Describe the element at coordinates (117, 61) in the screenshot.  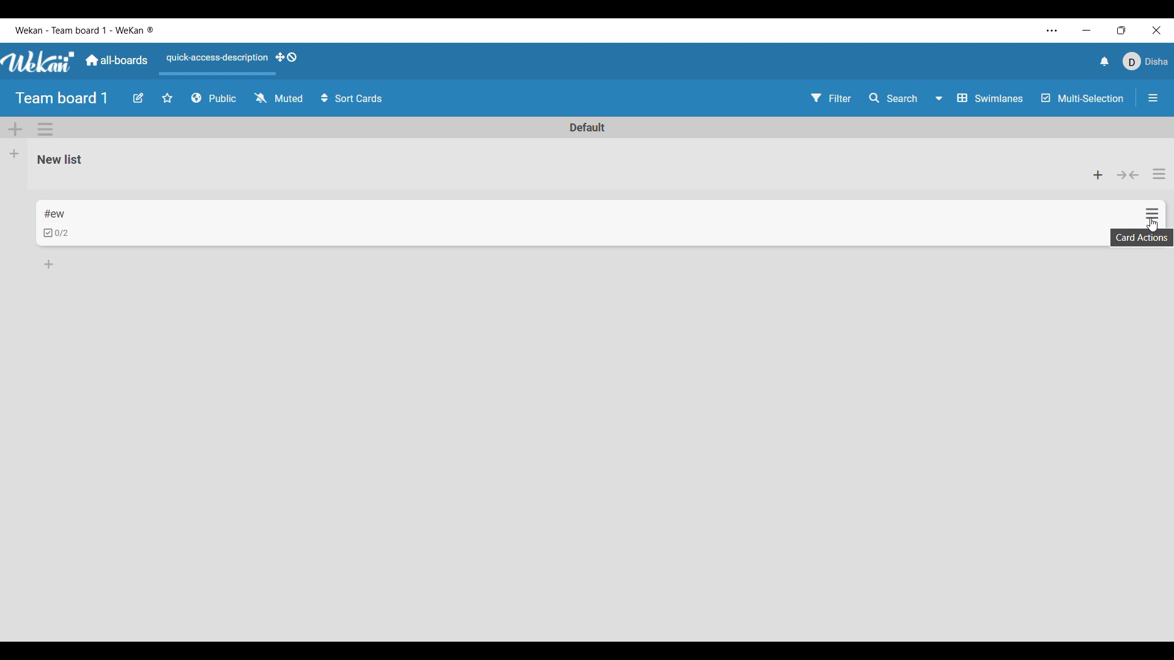
I see `Main dashboard` at that location.